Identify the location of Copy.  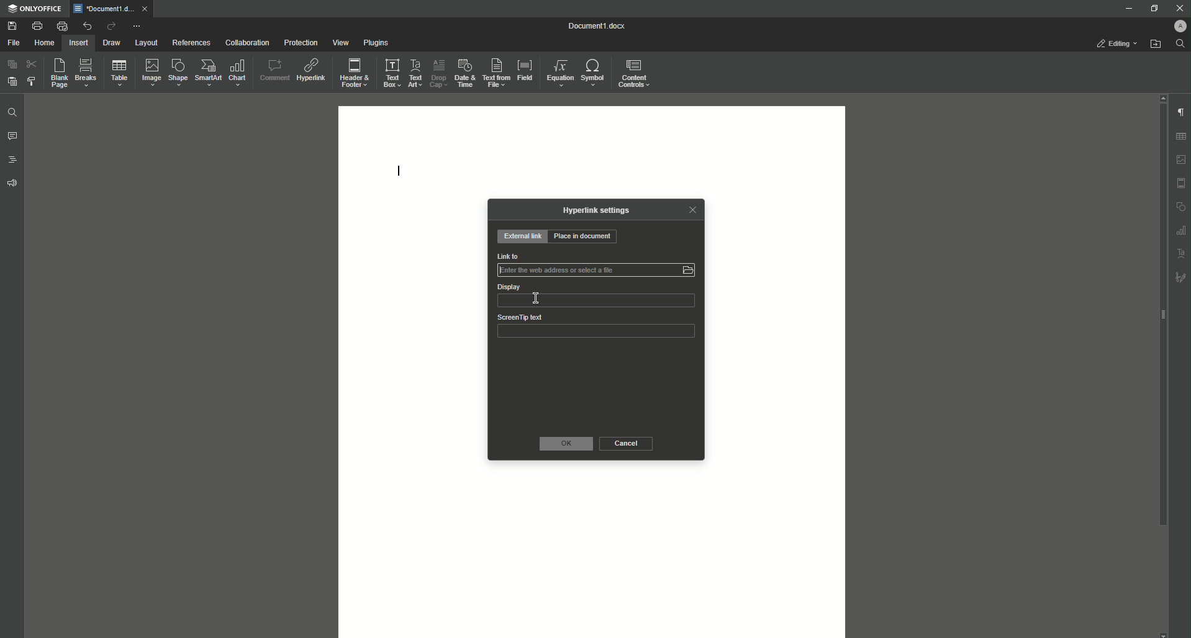
(12, 64).